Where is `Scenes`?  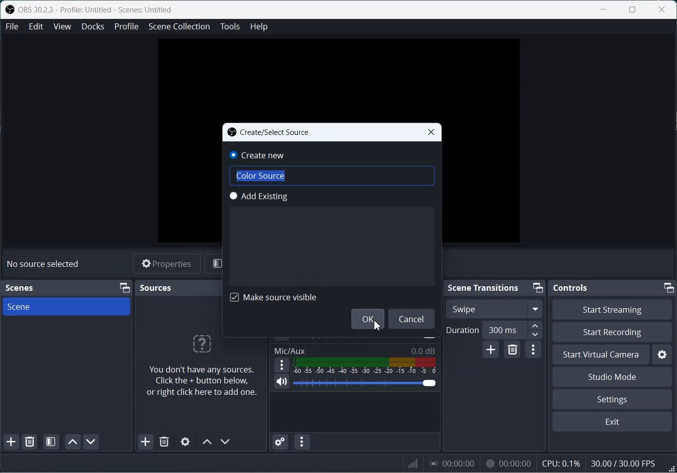
Scenes is located at coordinates (24, 288).